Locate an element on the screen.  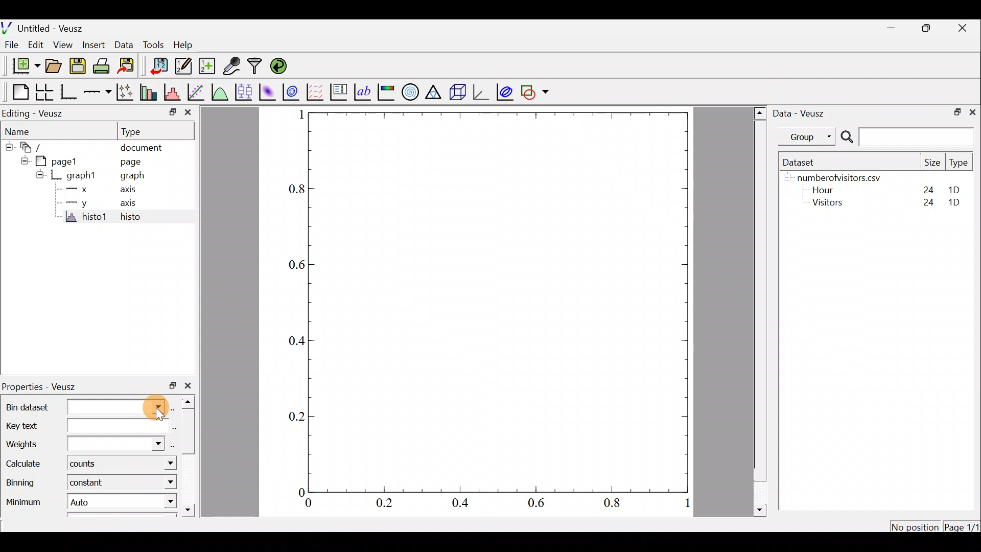
axis is located at coordinates (127, 205).